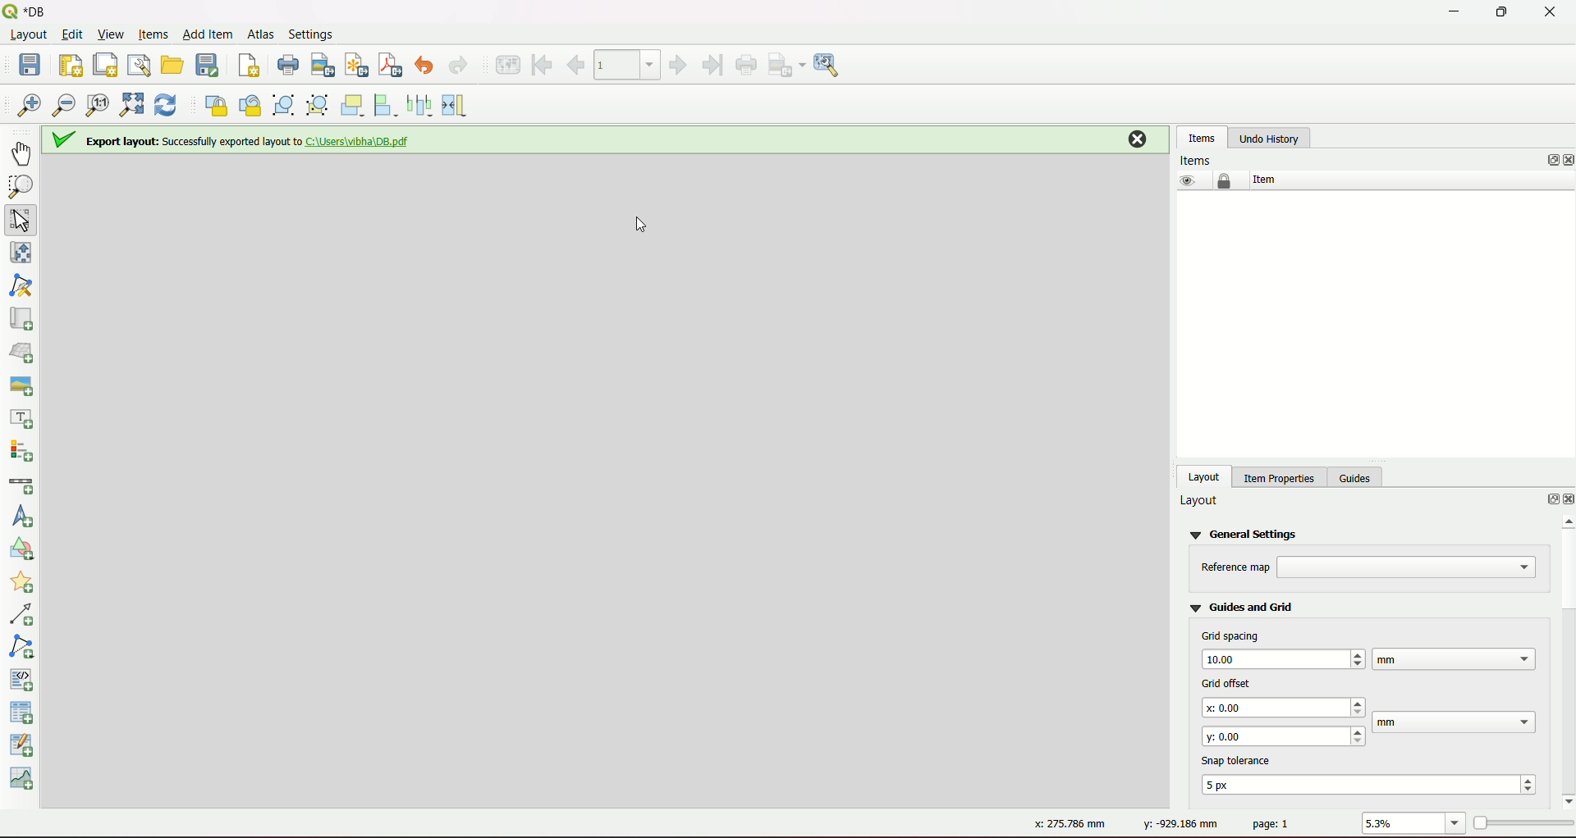 The image size is (1576, 838). I want to click on text box, so click(1456, 722).